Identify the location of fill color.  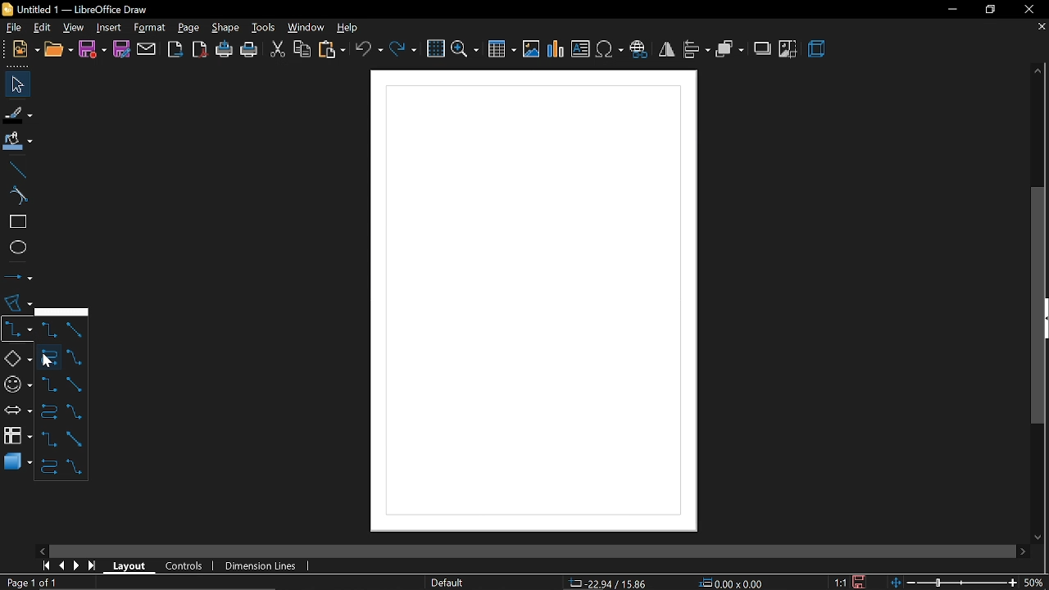
(18, 142).